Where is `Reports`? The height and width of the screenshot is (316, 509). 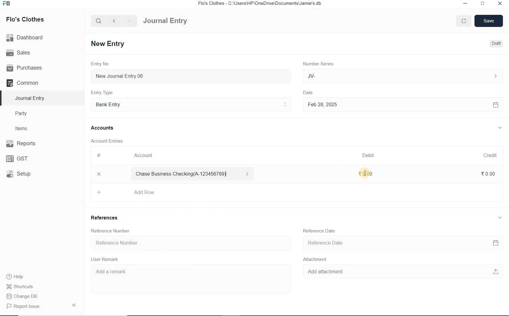 Reports is located at coordinates (30, 144).